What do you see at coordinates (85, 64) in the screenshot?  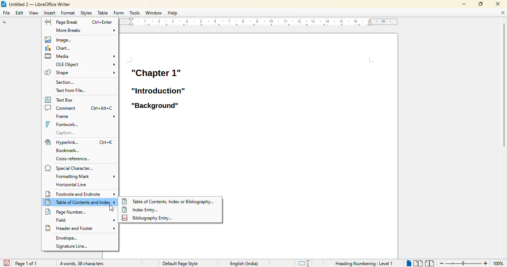 I see `OLE object` at bounding box center [85, 64].